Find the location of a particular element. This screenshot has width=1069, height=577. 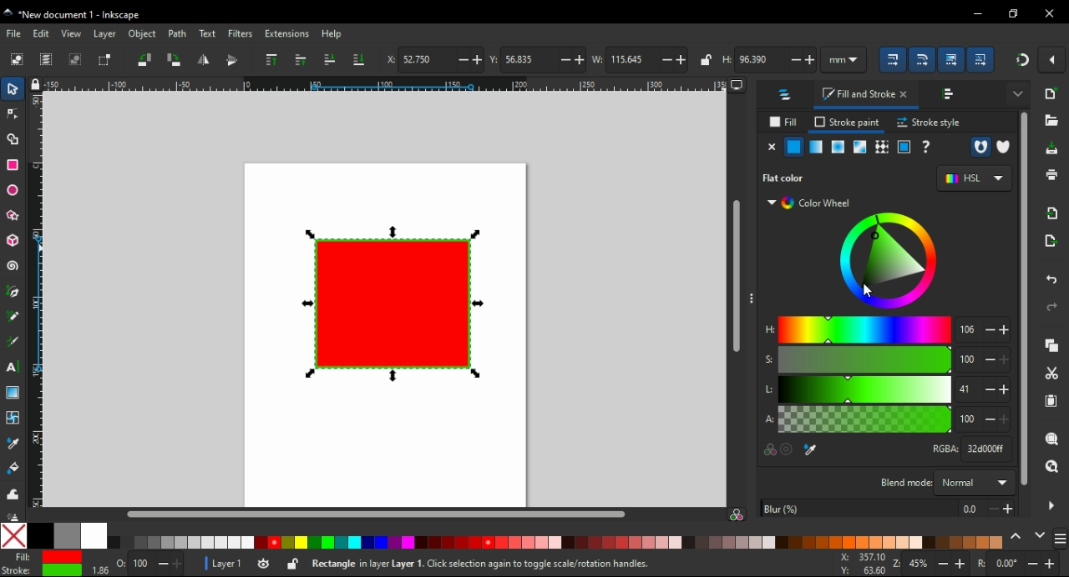

edit is located at coordinates (43, 33).